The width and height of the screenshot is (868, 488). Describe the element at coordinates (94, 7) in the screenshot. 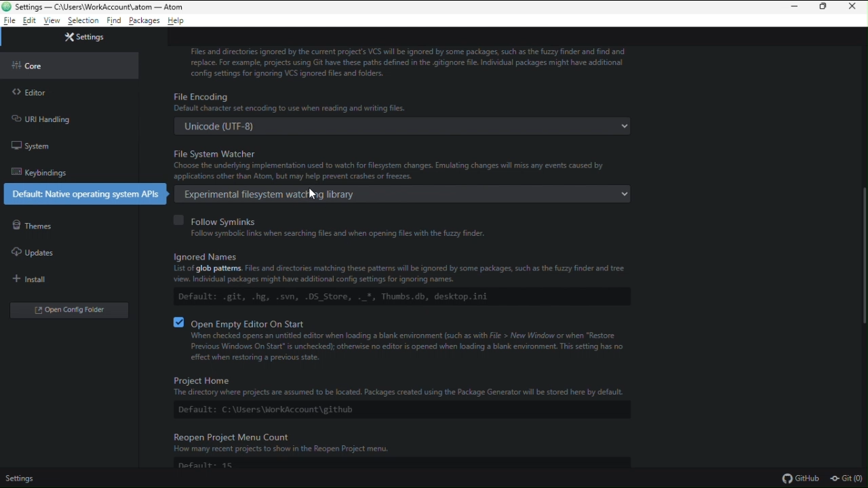

I see `file name and file path` at that location.